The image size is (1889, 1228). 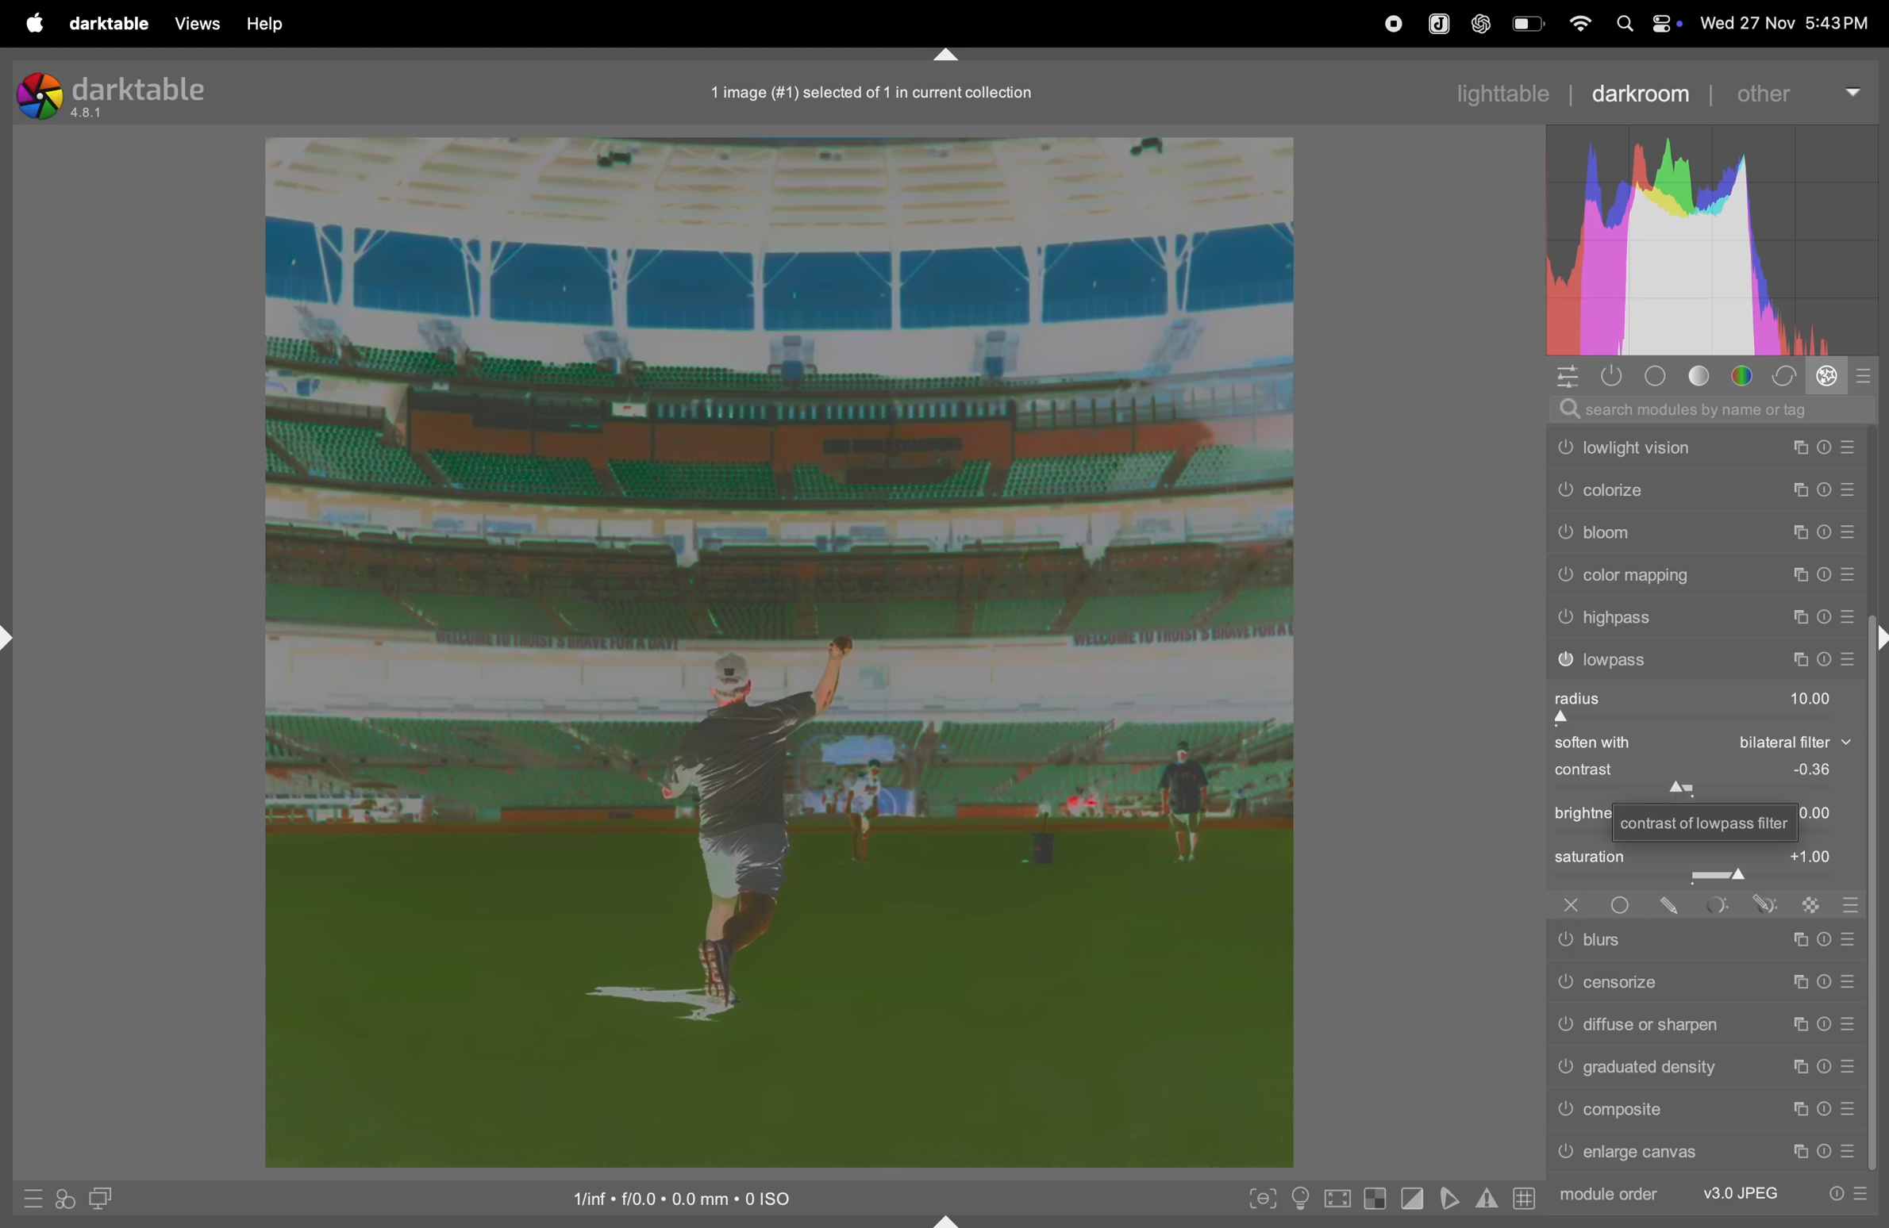 I want to click on radius, so click(x=1696, y=705).